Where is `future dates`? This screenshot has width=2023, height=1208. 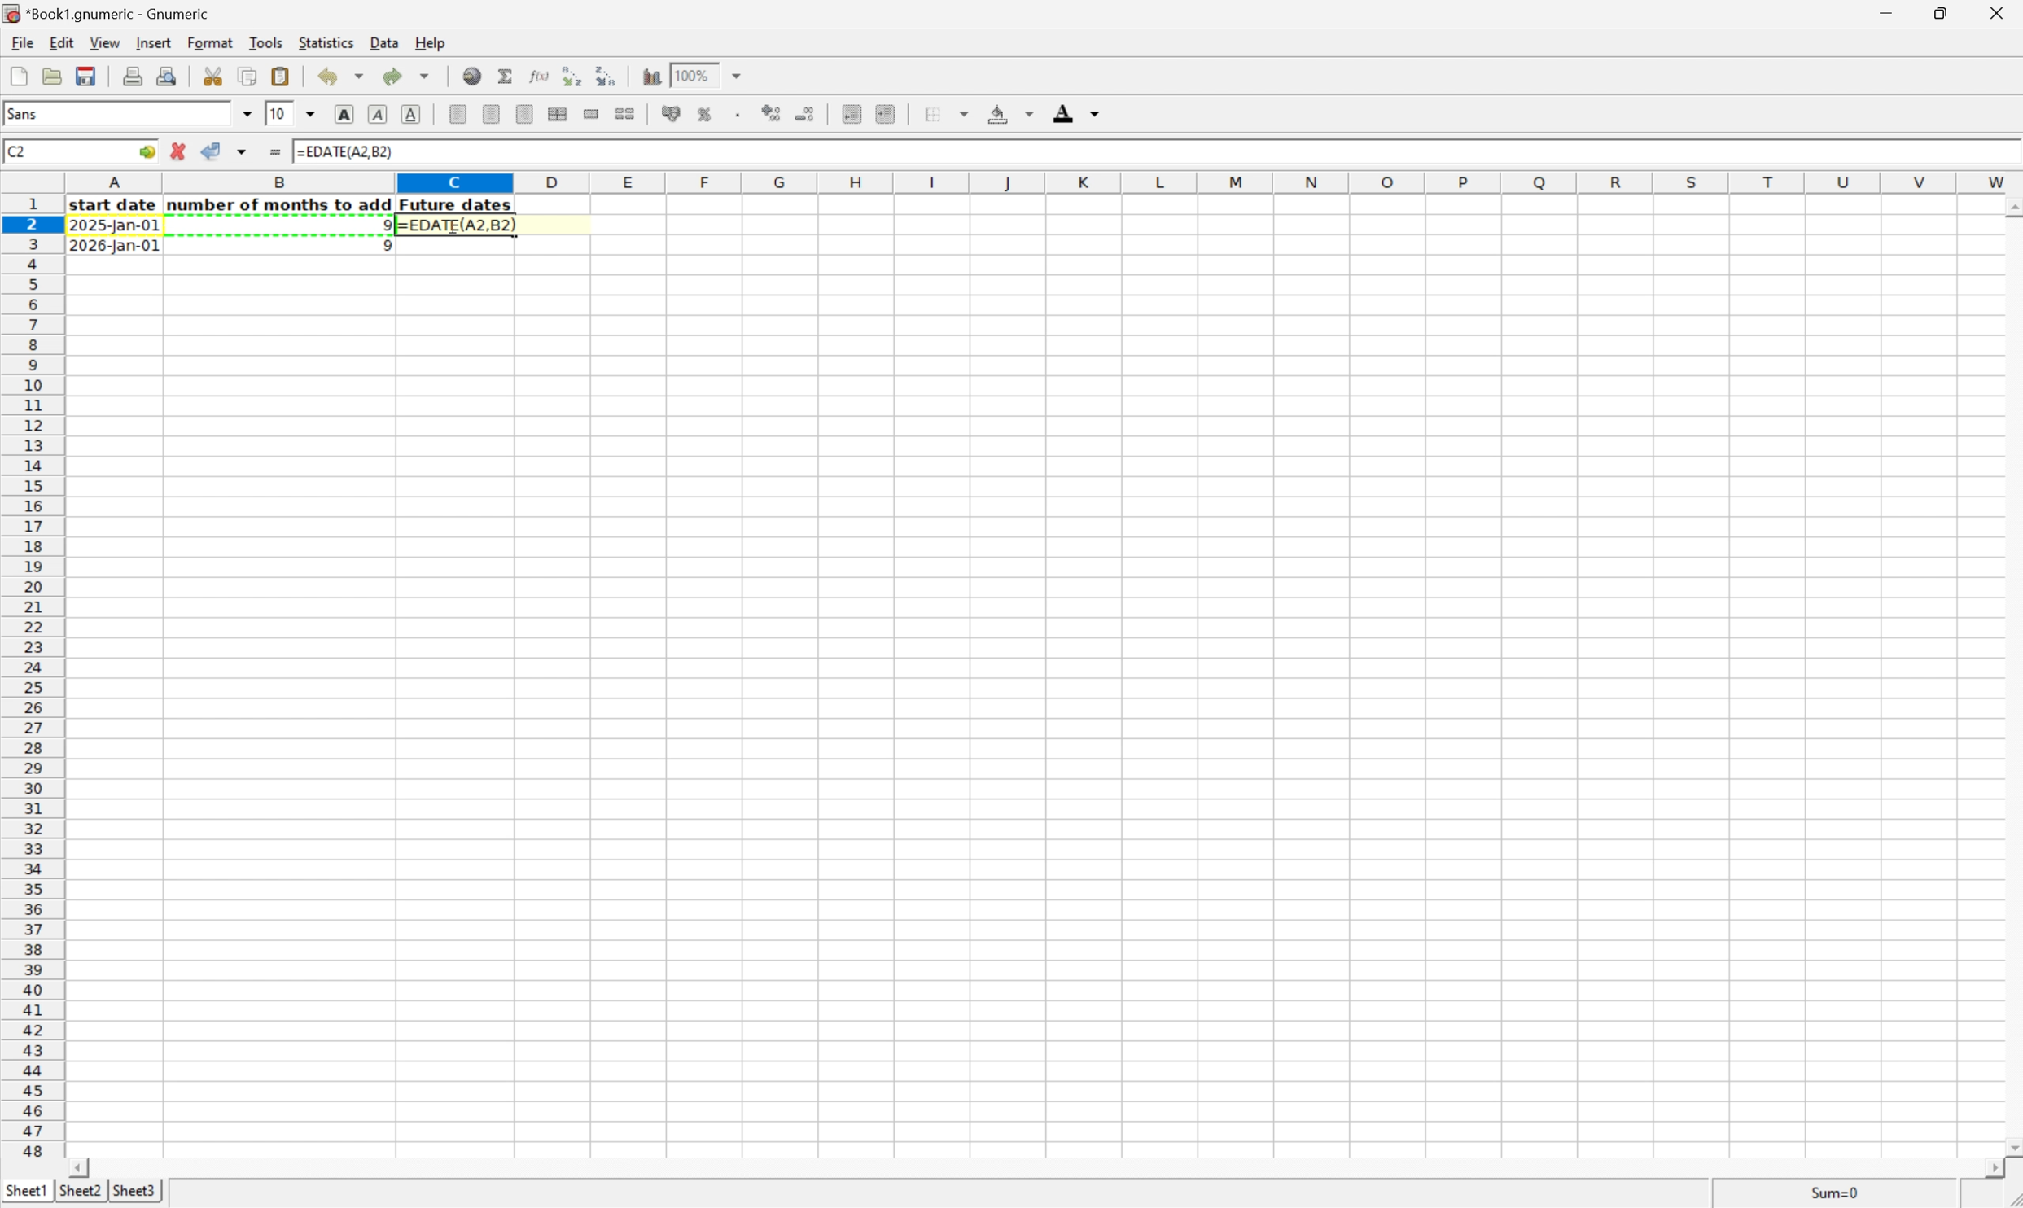
future dates is located at coordinates (458, 205).